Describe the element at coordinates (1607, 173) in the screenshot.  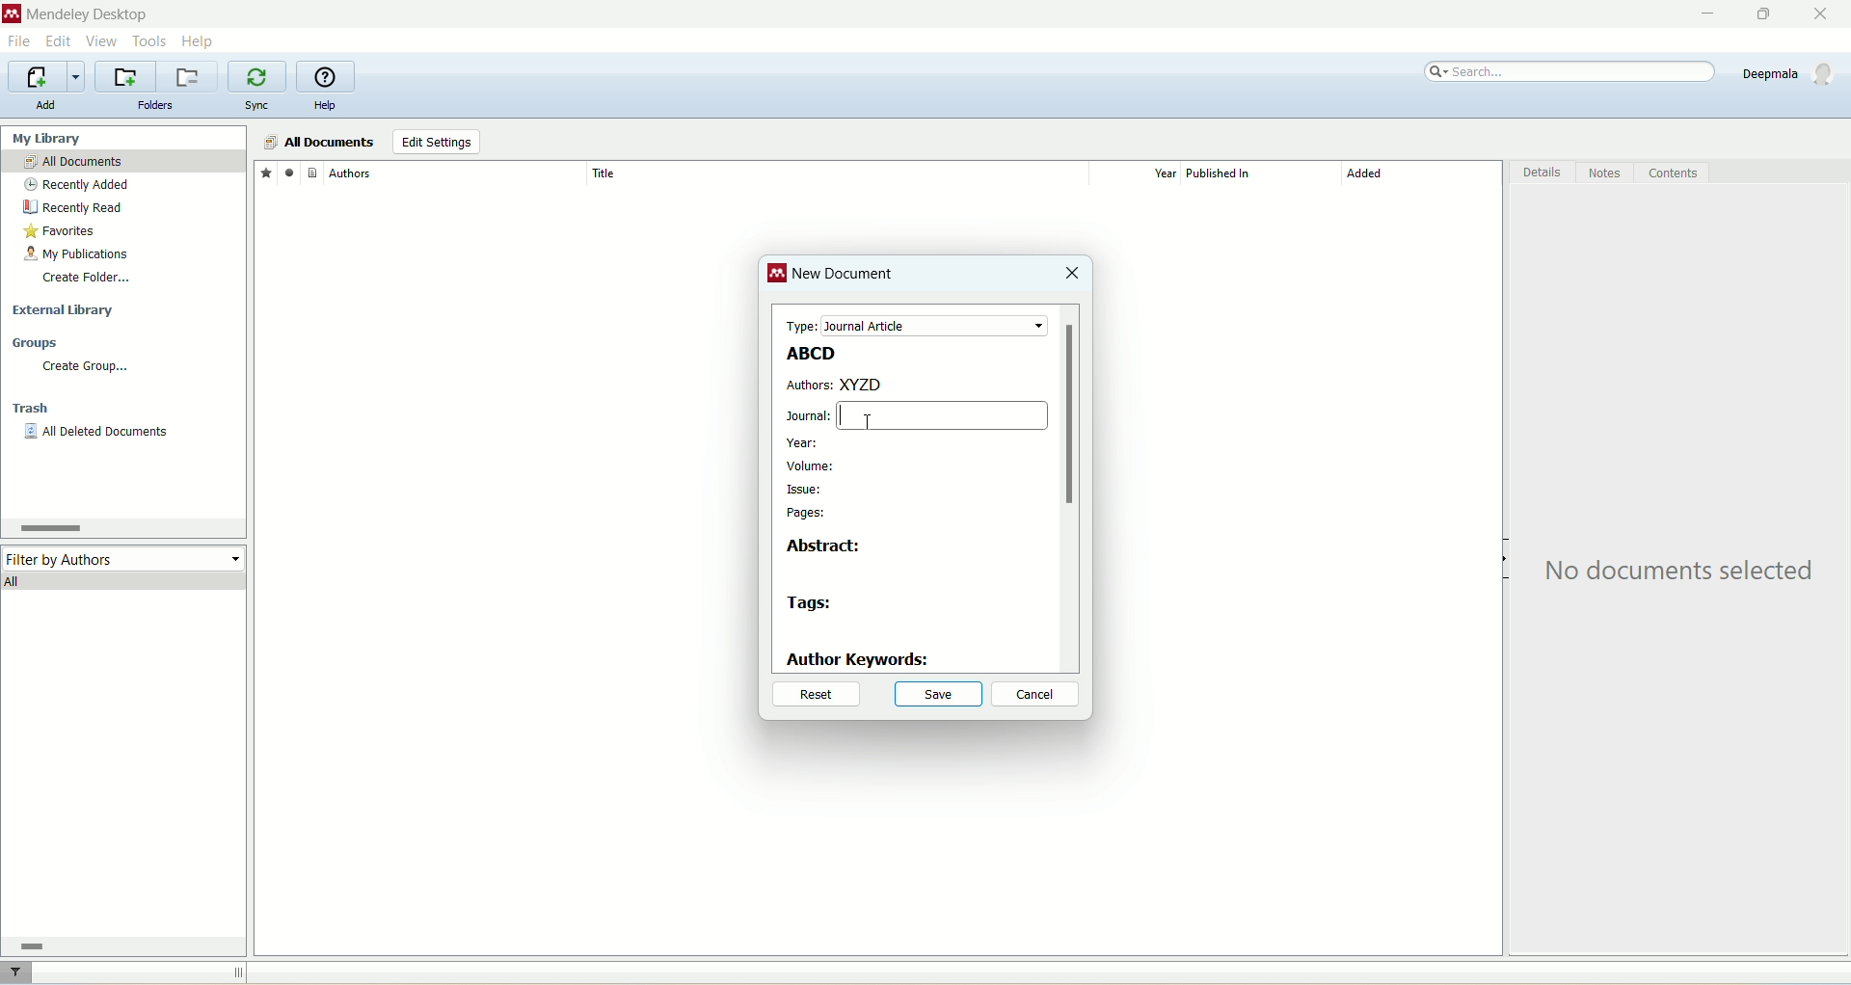
I see `notes` at that location.